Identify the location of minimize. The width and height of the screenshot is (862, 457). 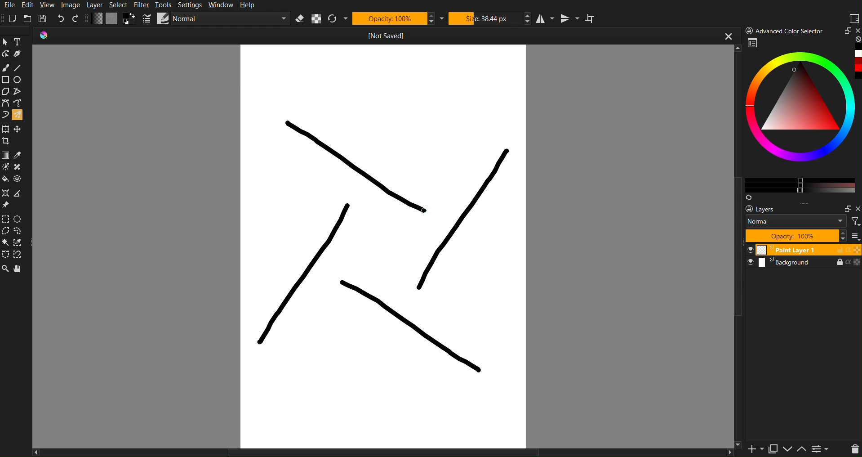
(846, 31).